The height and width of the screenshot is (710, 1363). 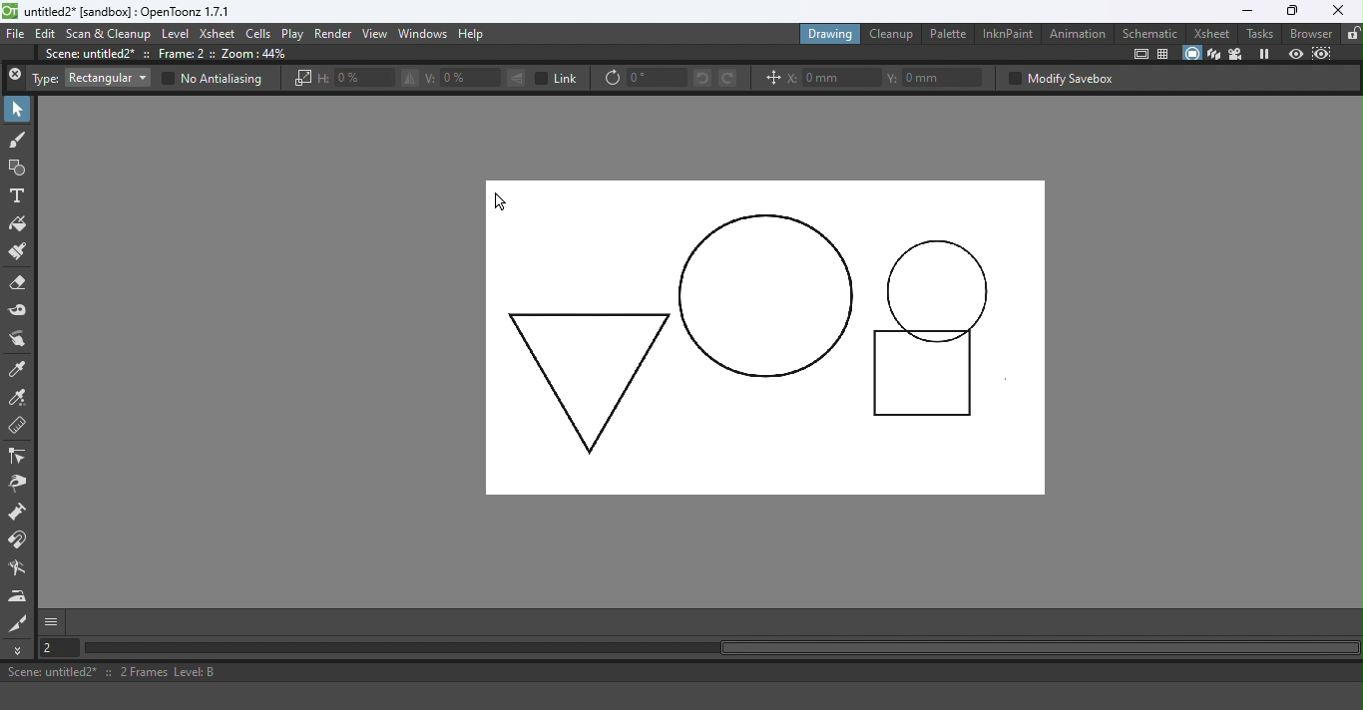 I want to click on No Antialiasing, so click(x=211, y=79).